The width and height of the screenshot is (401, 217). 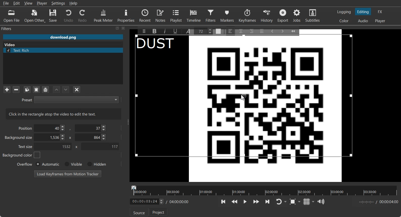 I want to click on Project, so click(x=159, y=212).